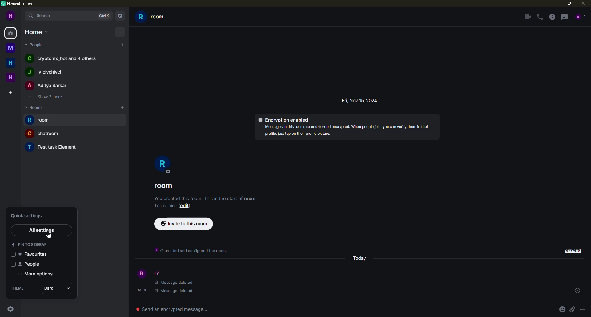  I want to click on people, so click(30, 264).